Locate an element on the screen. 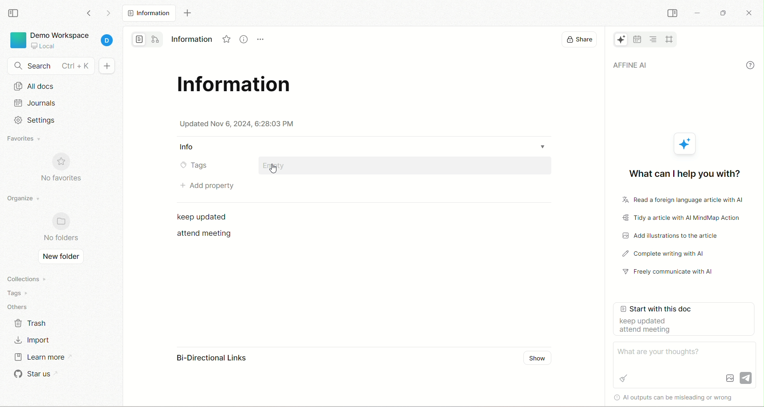  AFFiNE AI is located at coordinates (617, 40).